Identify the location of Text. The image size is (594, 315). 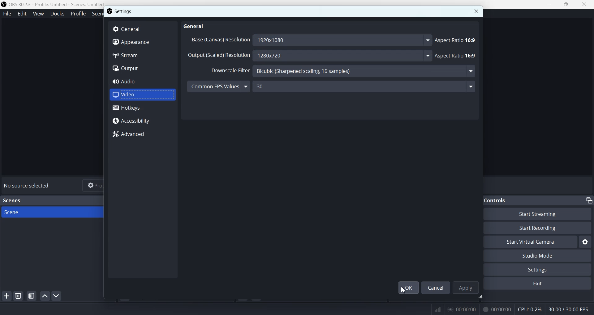
(570, 308).